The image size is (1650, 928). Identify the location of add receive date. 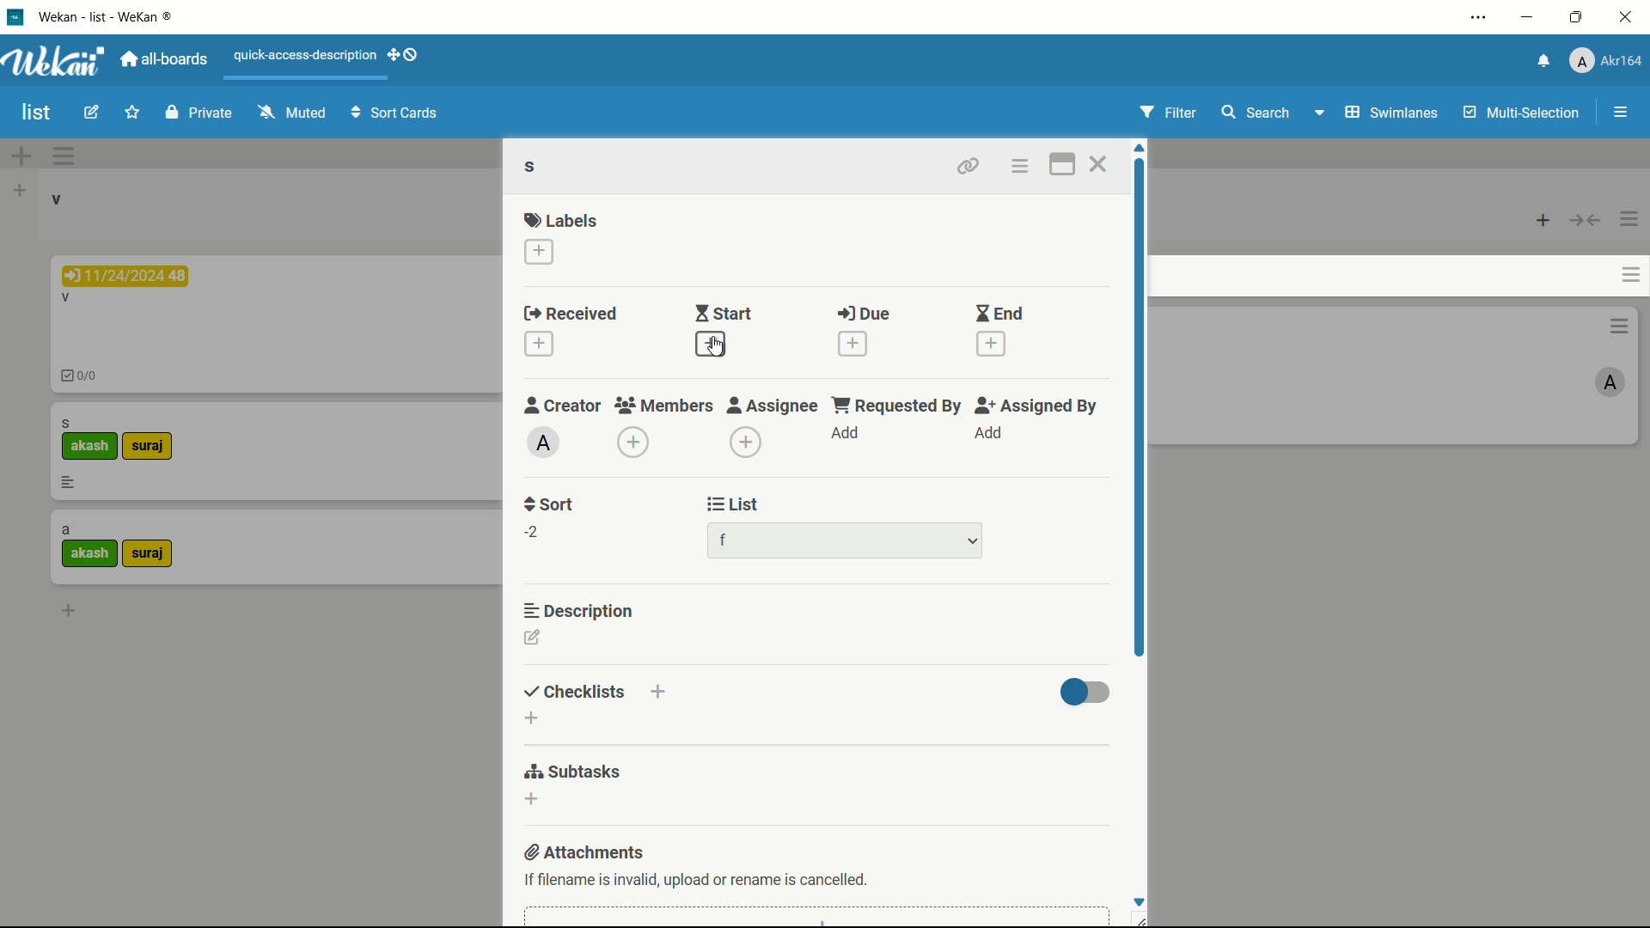
(539, 343).